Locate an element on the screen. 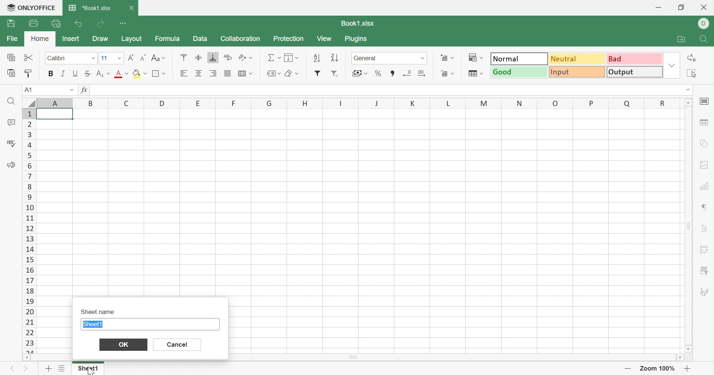  Row Numbers is located at coordinates (30, 231).